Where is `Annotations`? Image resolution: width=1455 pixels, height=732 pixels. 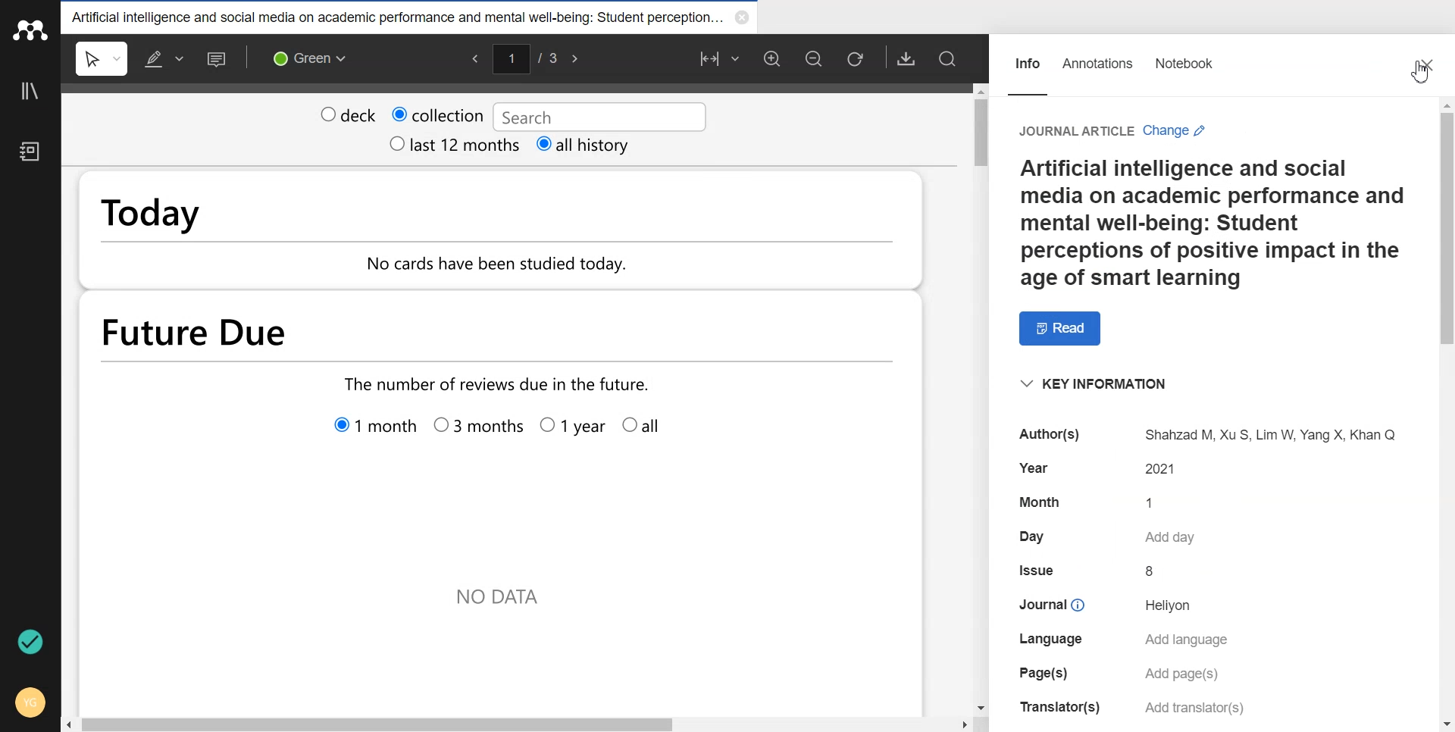 Annotations is located at coordinates (1101, 59).